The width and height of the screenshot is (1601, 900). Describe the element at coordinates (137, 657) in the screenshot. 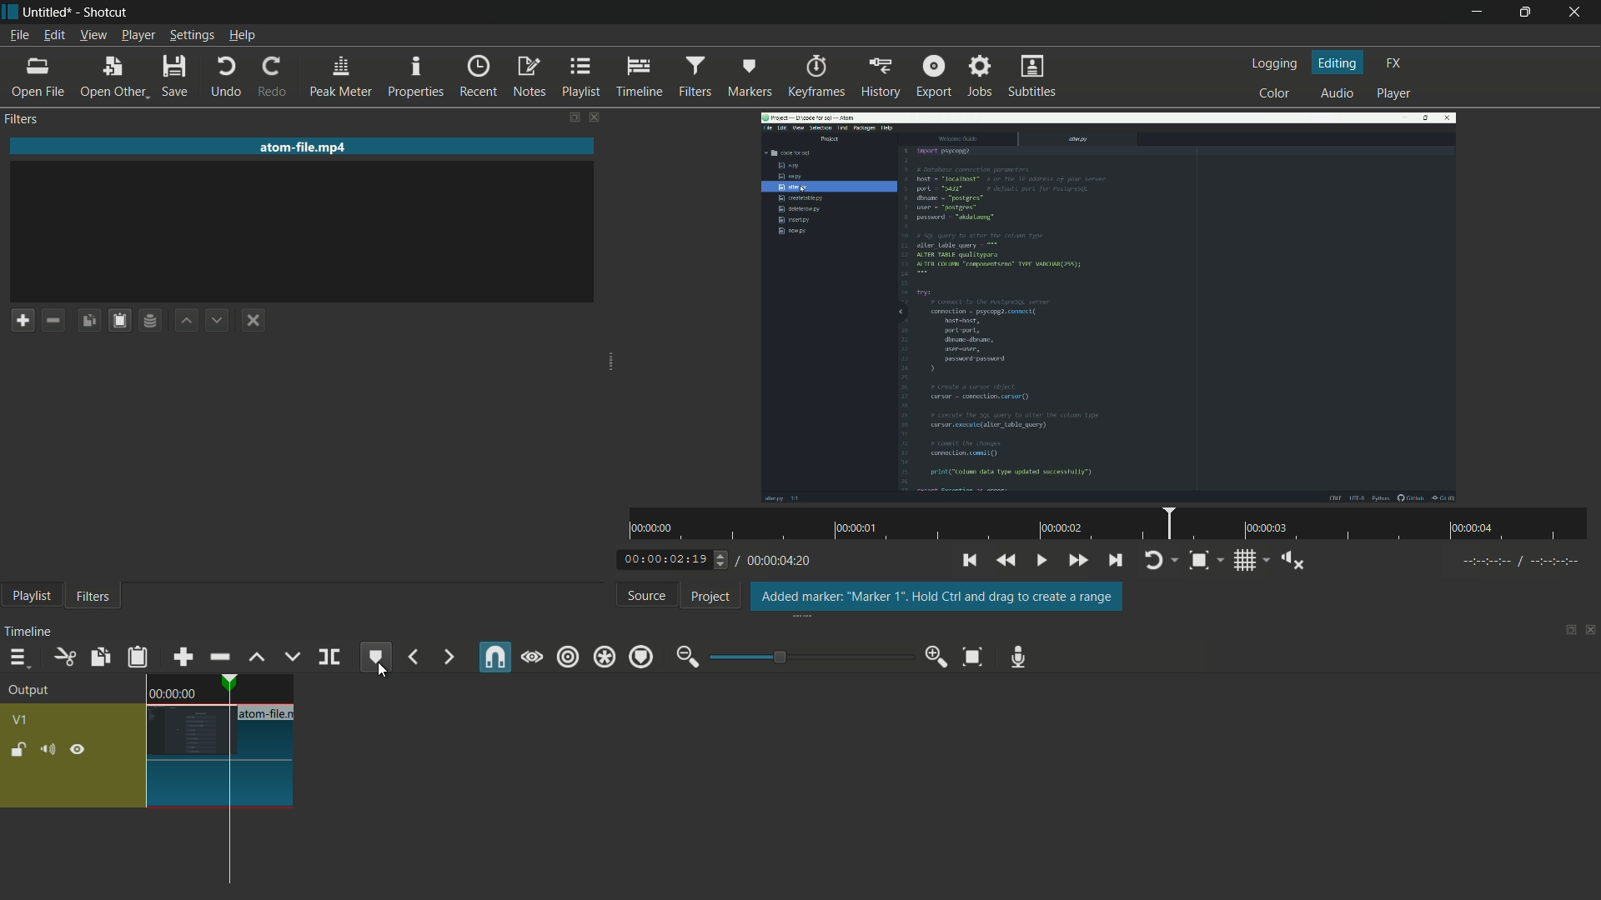

I see `paste` at that location.